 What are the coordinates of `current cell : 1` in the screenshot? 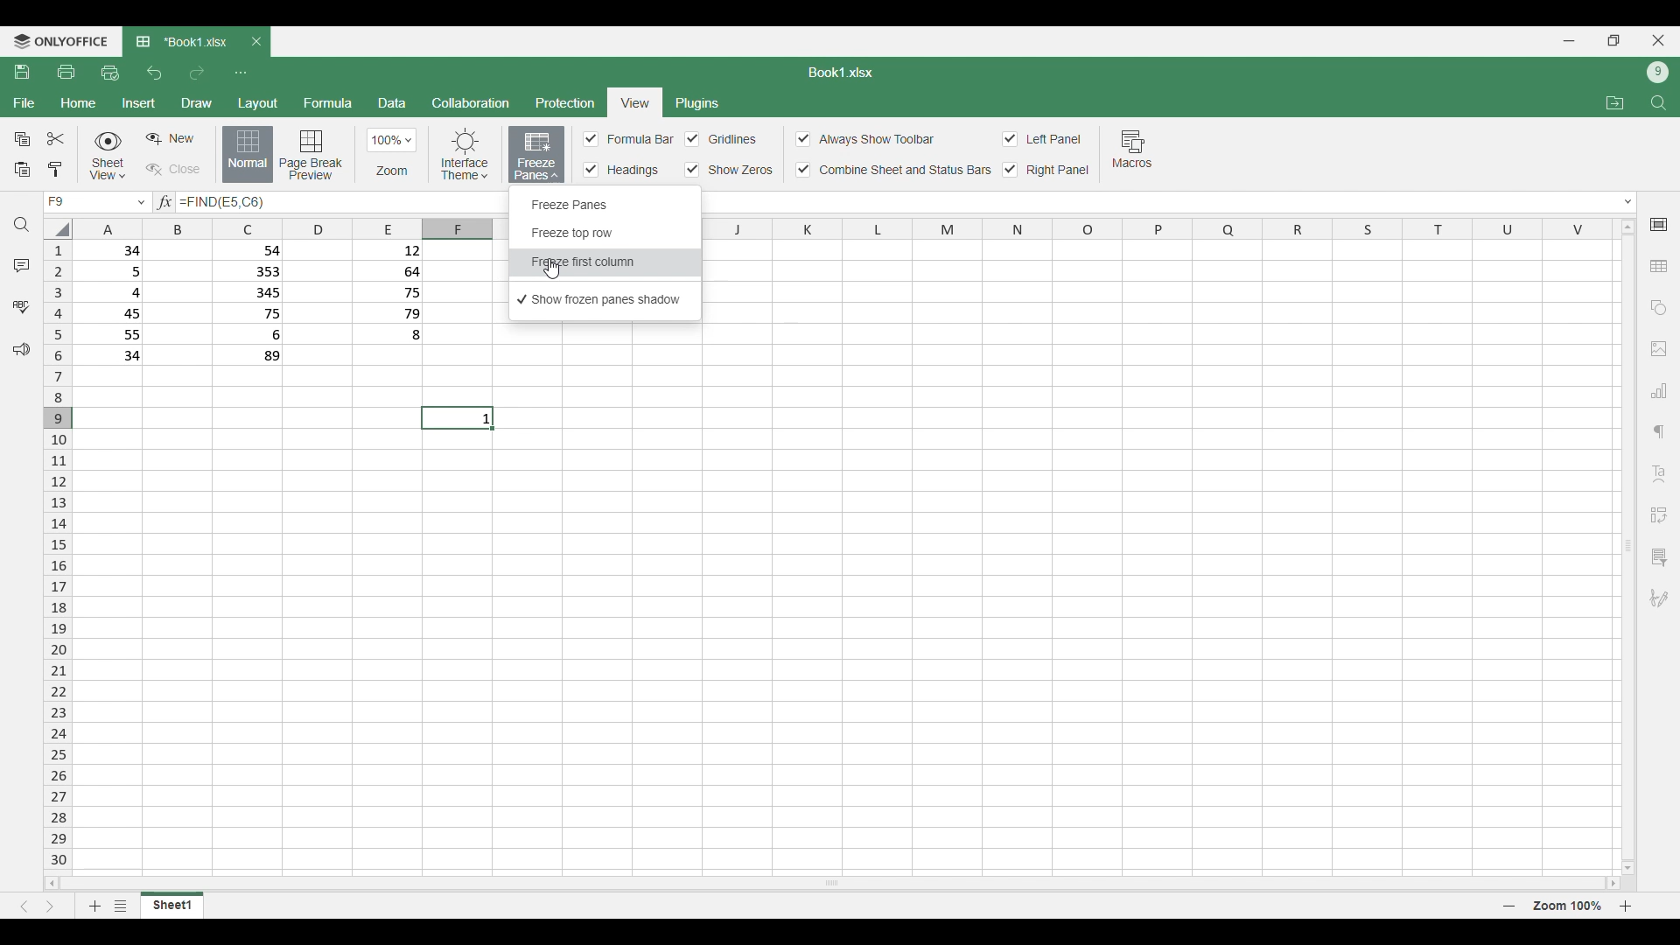 It's located at (458, 416).